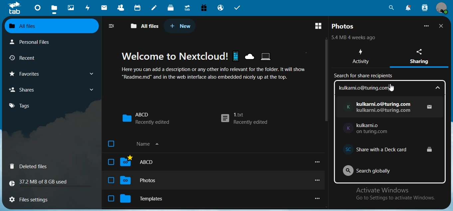 The height and width of the screenshot is (211, 453). Describe the element at coordinates (390, 8) in the screenshot. I see `search` at that location.